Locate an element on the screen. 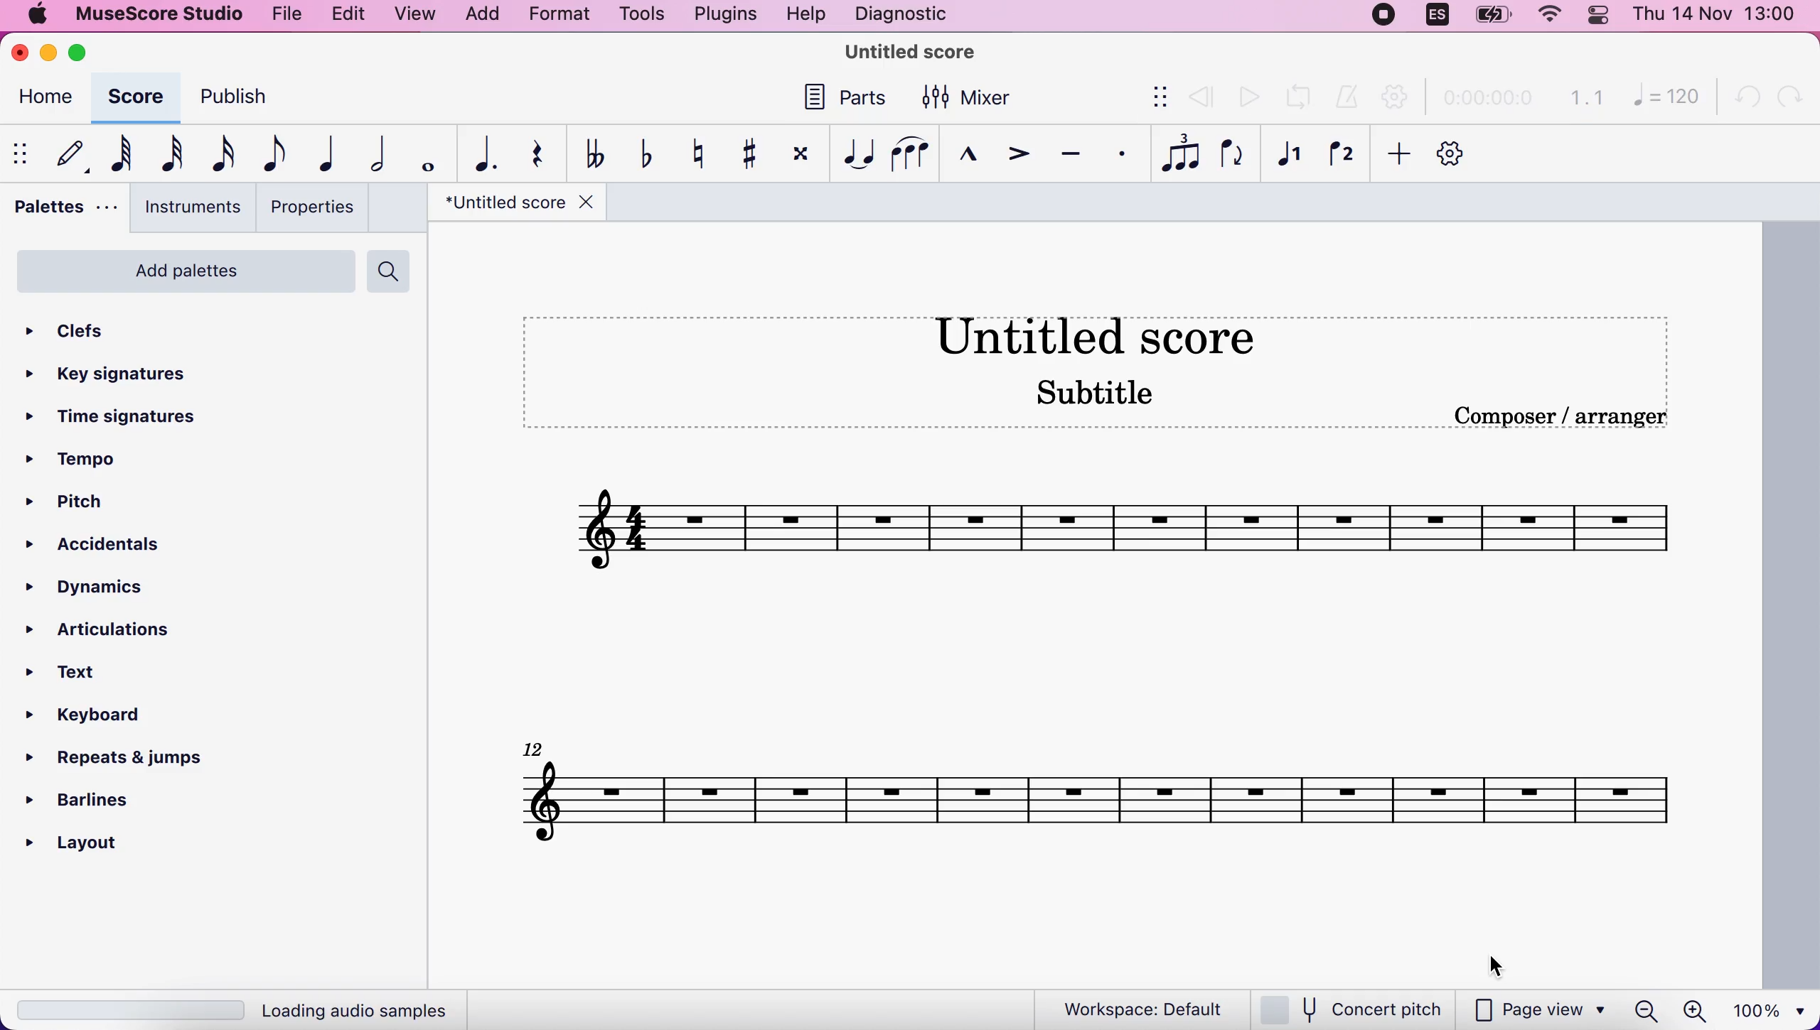 The height and width of the screenshot is (1030, 1820). slur is located at coordinates (906, 153).